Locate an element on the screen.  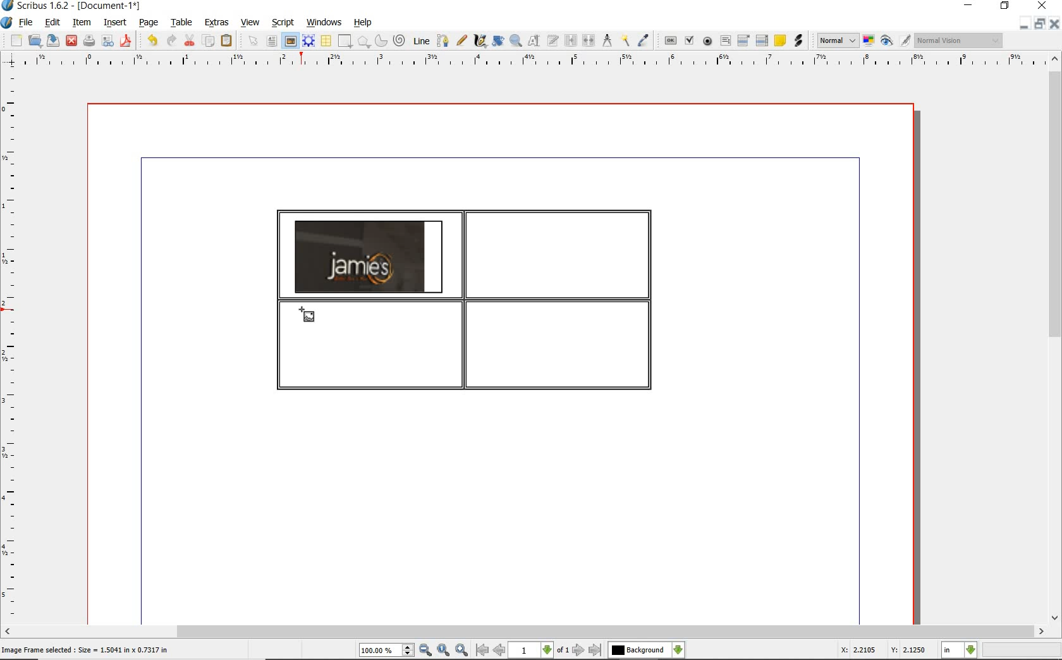
table is located at coordinates (327, 42).